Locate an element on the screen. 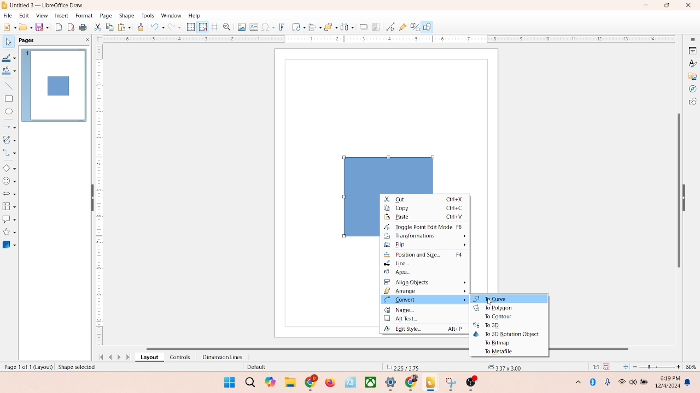 The height and width of the screenshot is (393, 700). paste is located at coordinates (426, 217).